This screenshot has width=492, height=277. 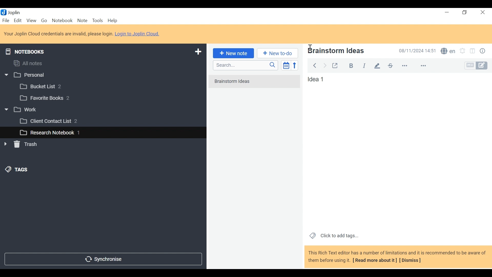 What do you see at coordinates (232, 53) in the screenshot?
I see `New note` at bounding box center [232, 53].